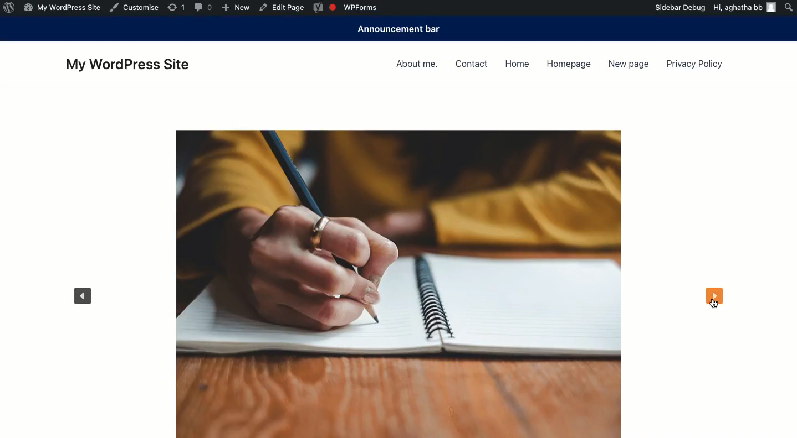 The height and width of the screenshot is (438, 797). What do you see at coordinates (204, 8) in the screenshot?
I see `comments` at bounding box center [204, 8].